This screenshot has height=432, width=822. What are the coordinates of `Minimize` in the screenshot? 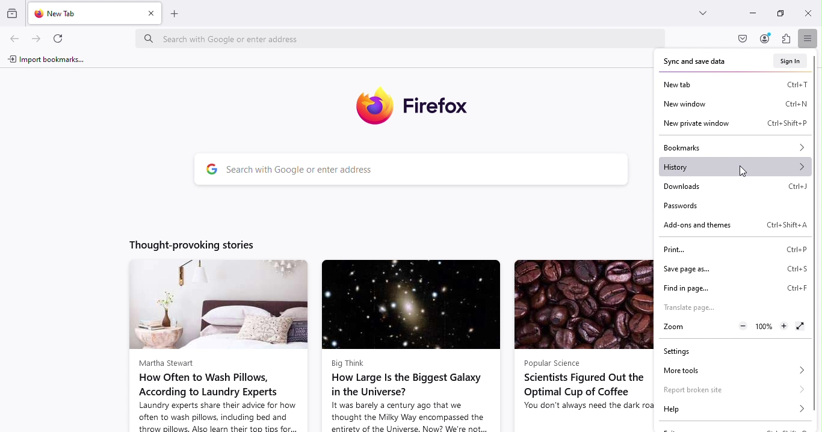 It's located at (752, 13).